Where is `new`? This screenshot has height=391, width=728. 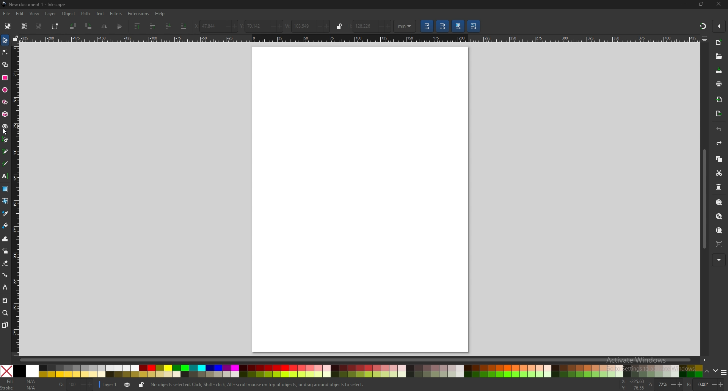
new is located at coordinates (719, 43).